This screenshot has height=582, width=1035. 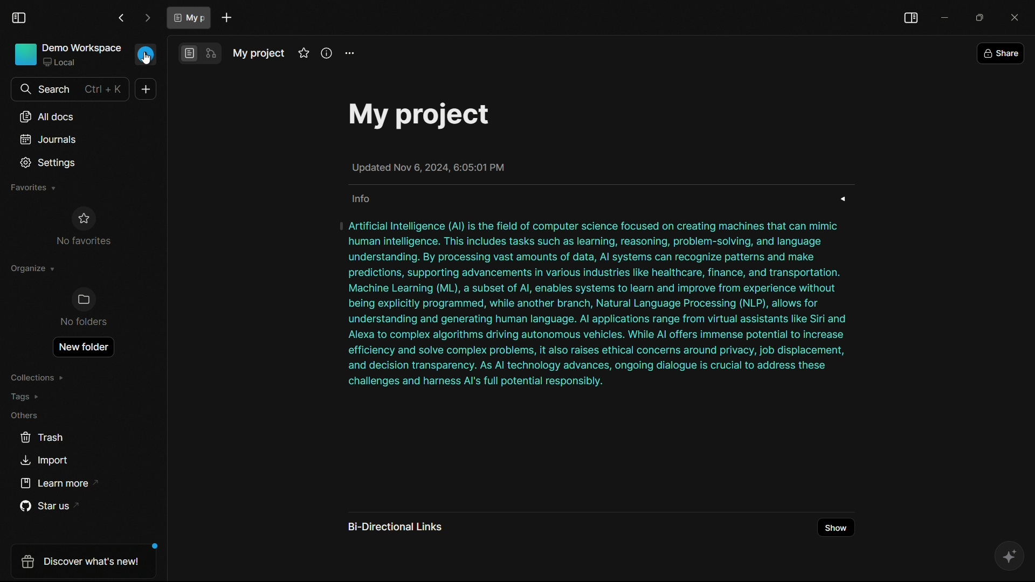 I want to click on ai assistant, so click(x=1011, y=558).